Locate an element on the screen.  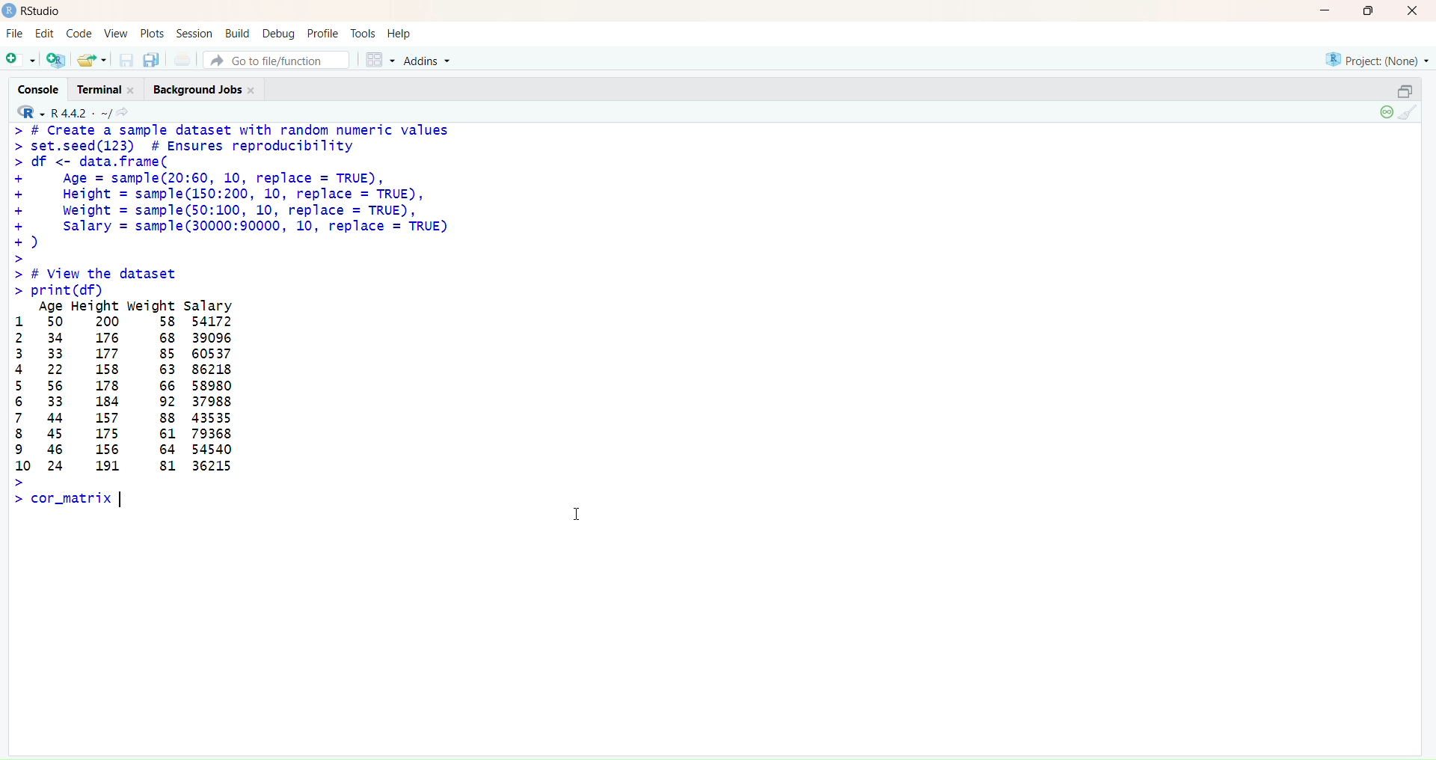
View is located at coordinates (115, 33).